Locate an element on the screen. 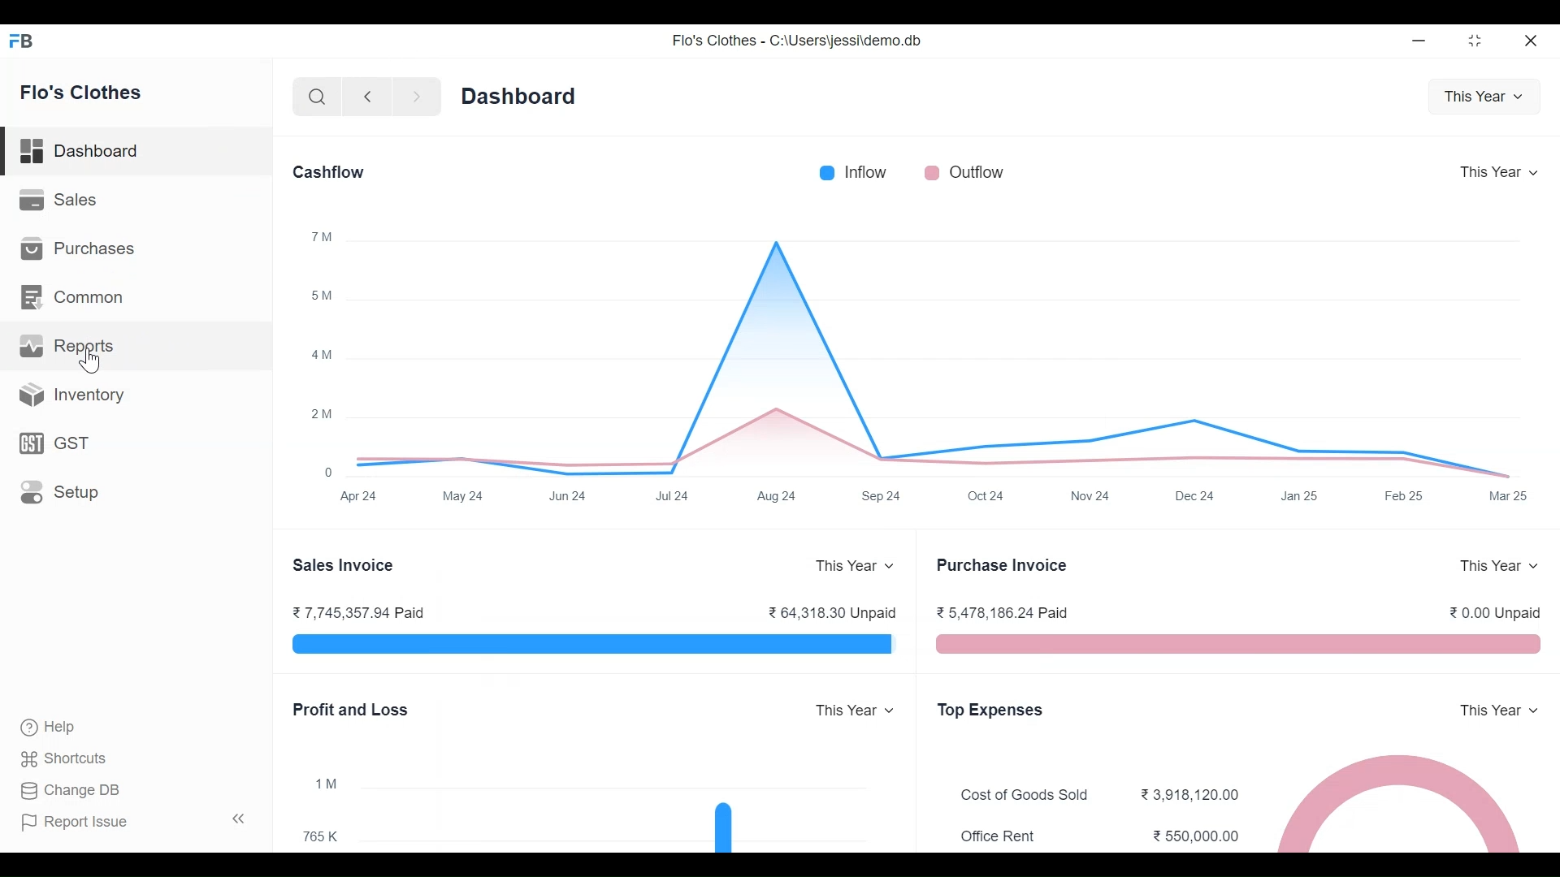   0.00 Unpaid is located at coordinates (1495, 612).